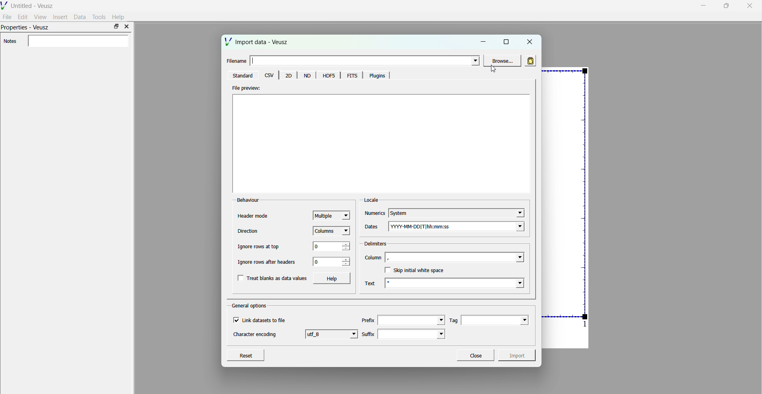 The image size is (762, 394). What do you see at coordinates (247, 231) in the screenshot?
I see `Direction’` at bounding box center [247, 231].